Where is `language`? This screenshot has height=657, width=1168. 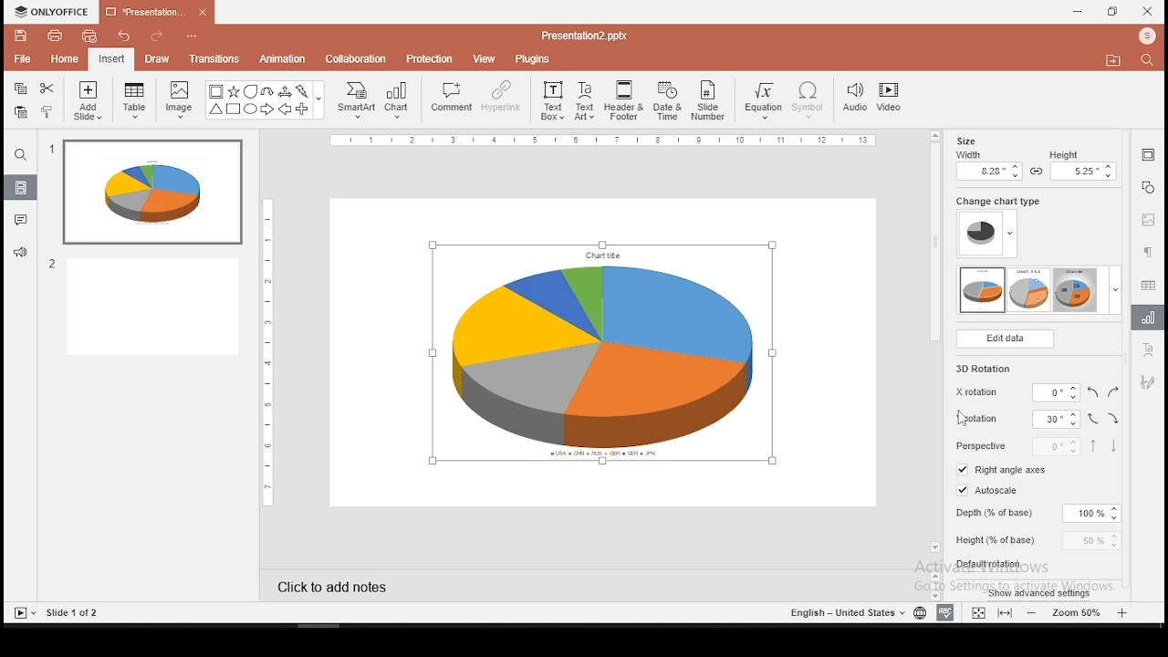
language is located at coordinates (916, 610).